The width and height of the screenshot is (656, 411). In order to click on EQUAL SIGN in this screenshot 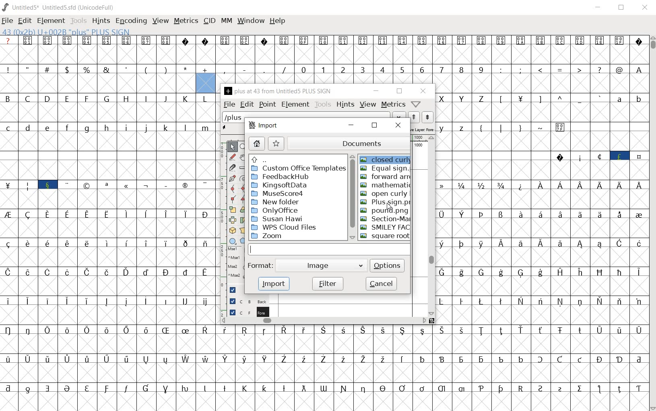, I will do `click(385, 169)`.